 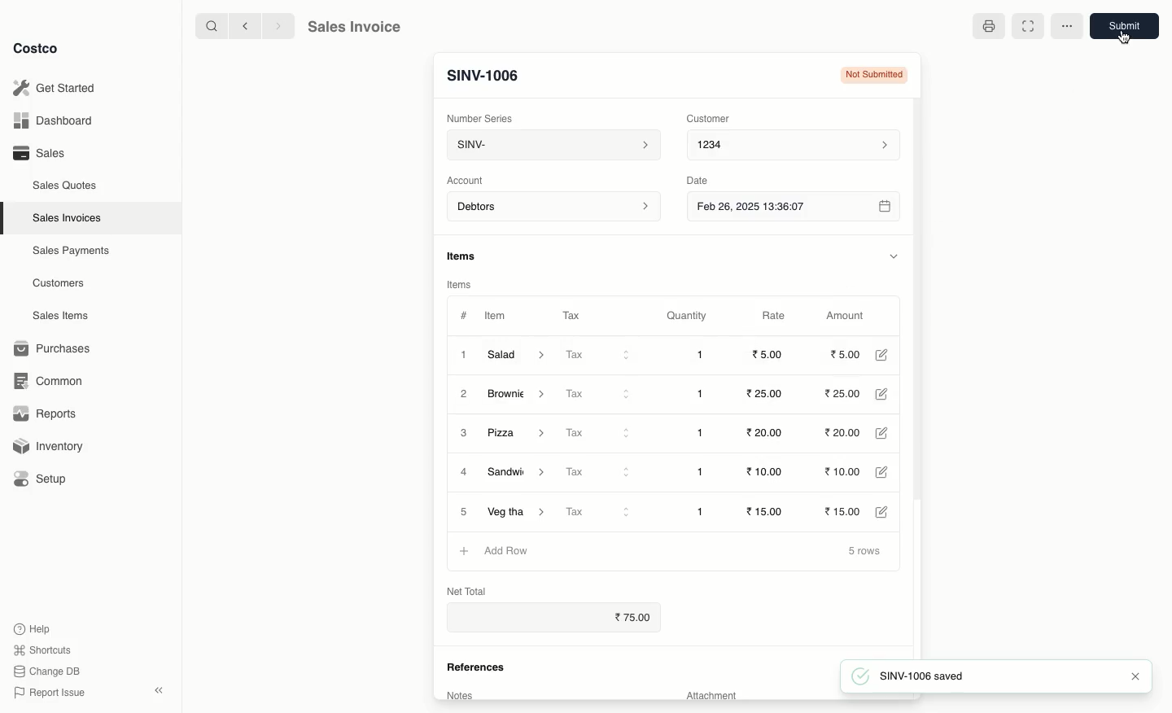 What do you see at coordinates (555, 209) in the screenshot?
I see `Account` at bounding box center [555, 209].